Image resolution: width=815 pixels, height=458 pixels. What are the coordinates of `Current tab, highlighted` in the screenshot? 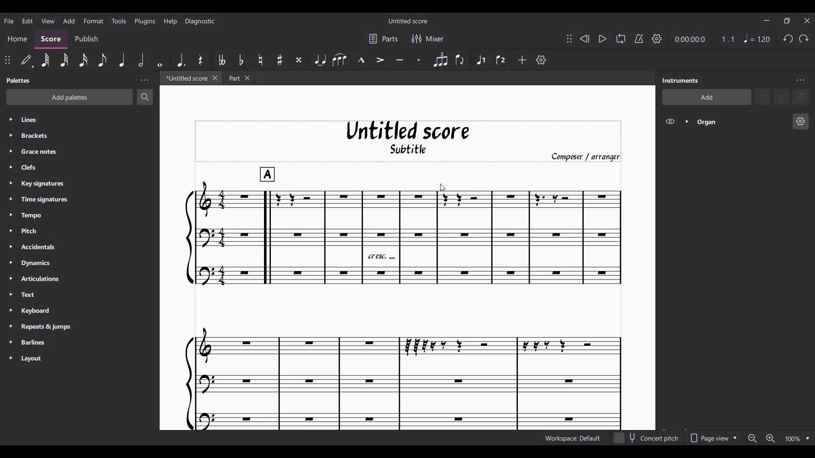 It's located at (186, 78).